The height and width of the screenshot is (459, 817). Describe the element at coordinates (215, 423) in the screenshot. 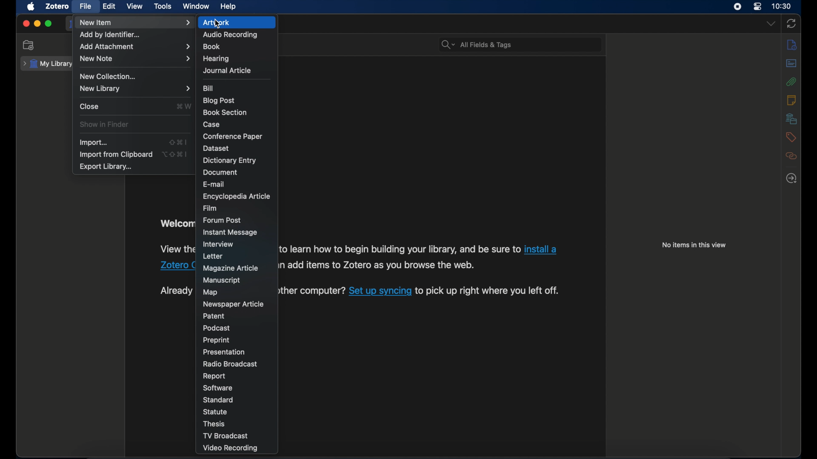

I see `thesis` at that location.